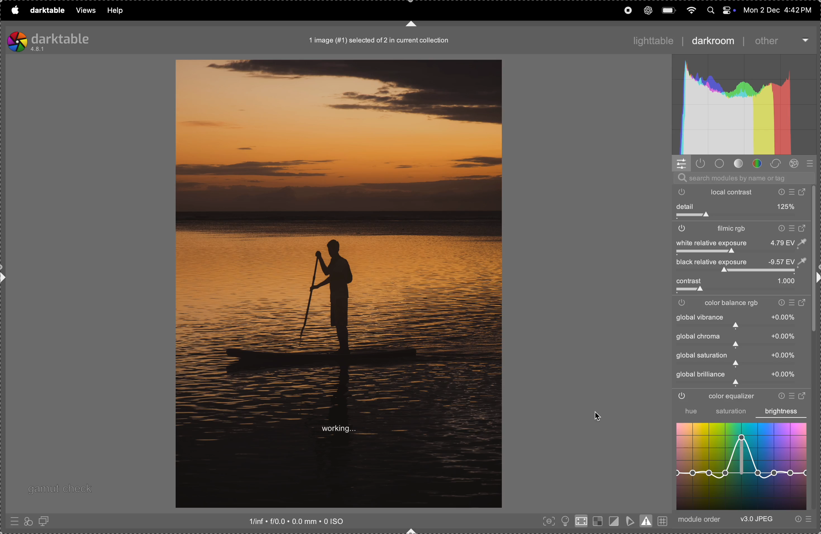  I want to click on searchbar, so click(743, 178).